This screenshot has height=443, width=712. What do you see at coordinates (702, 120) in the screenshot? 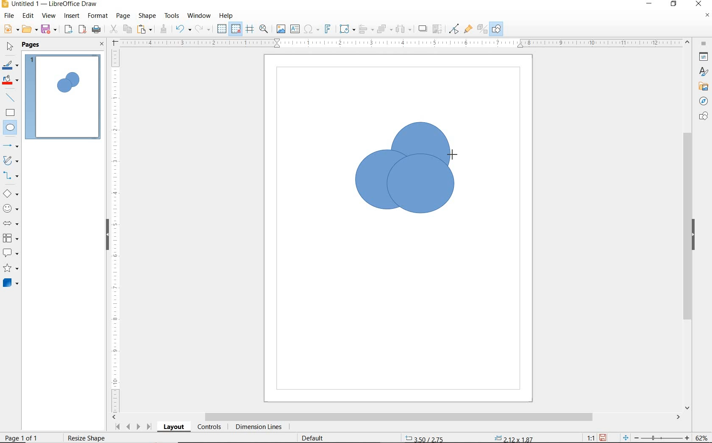
I see `CHATS` at bounding box center [702, 120].